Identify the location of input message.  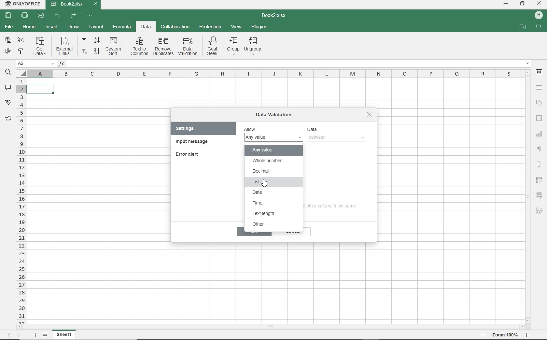
(192, 142).